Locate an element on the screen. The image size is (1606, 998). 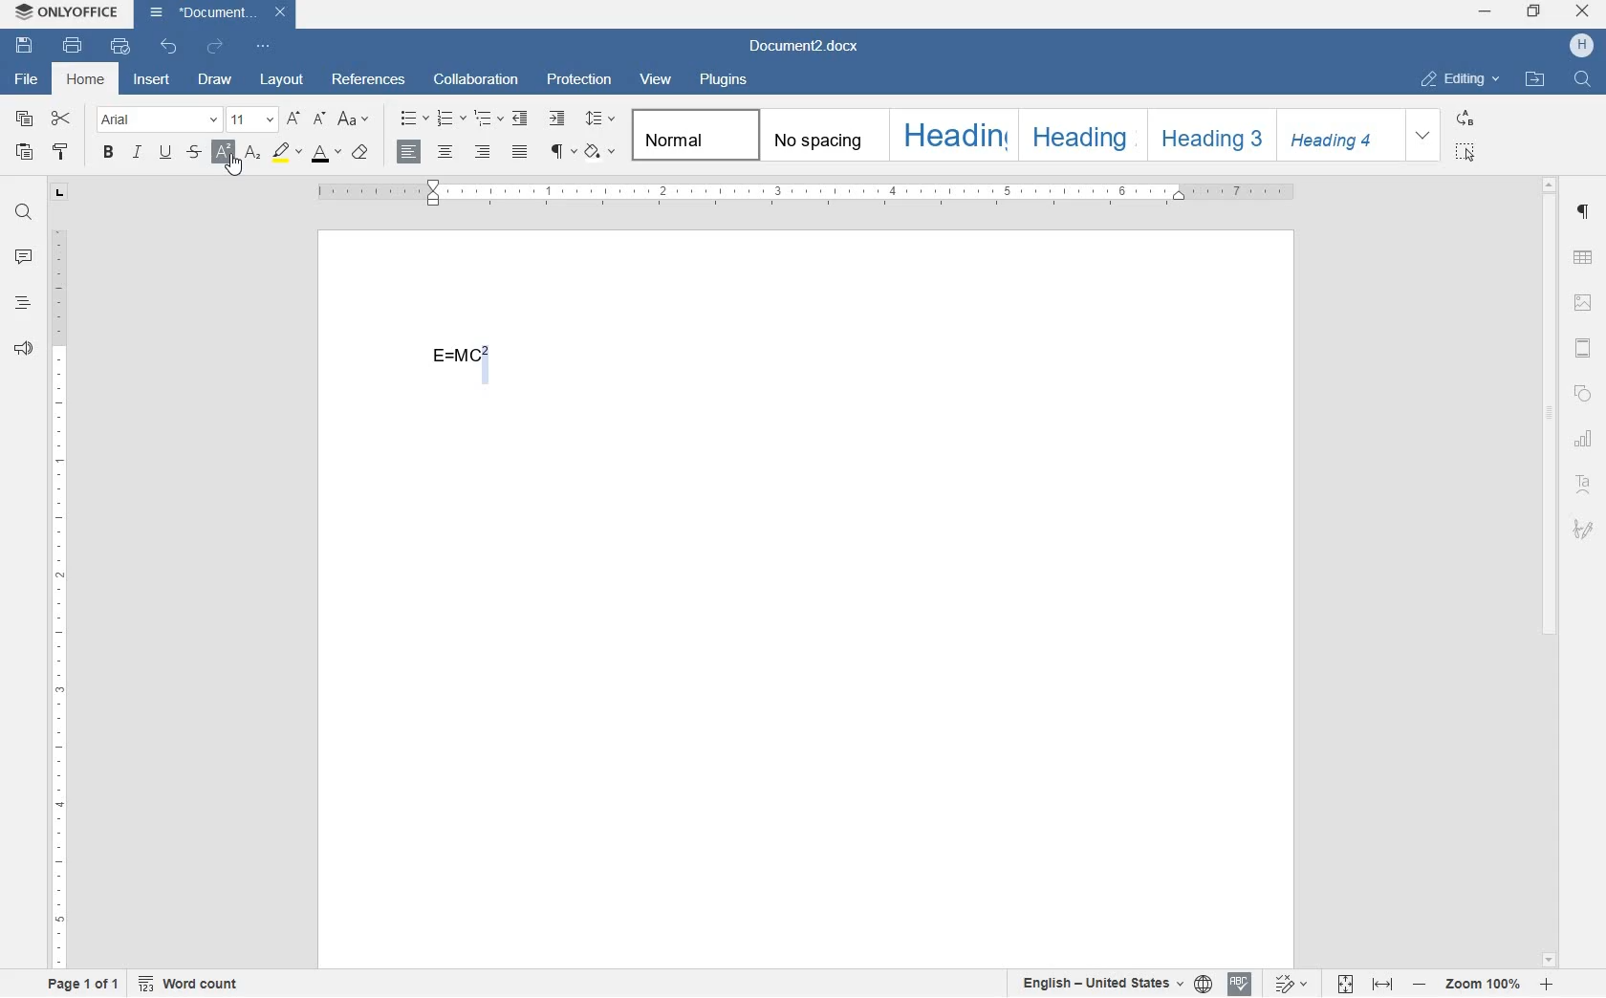
system name is located at coordinates (64, 11).